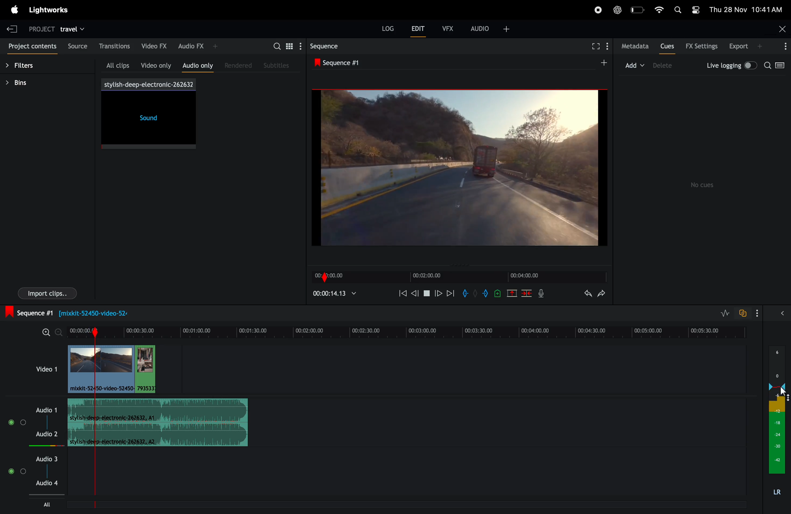 The width and height of the screenshot is (791, 514). Describe the element at coordinates (405, 332) in the screenshot. I see `time frame` at that location.